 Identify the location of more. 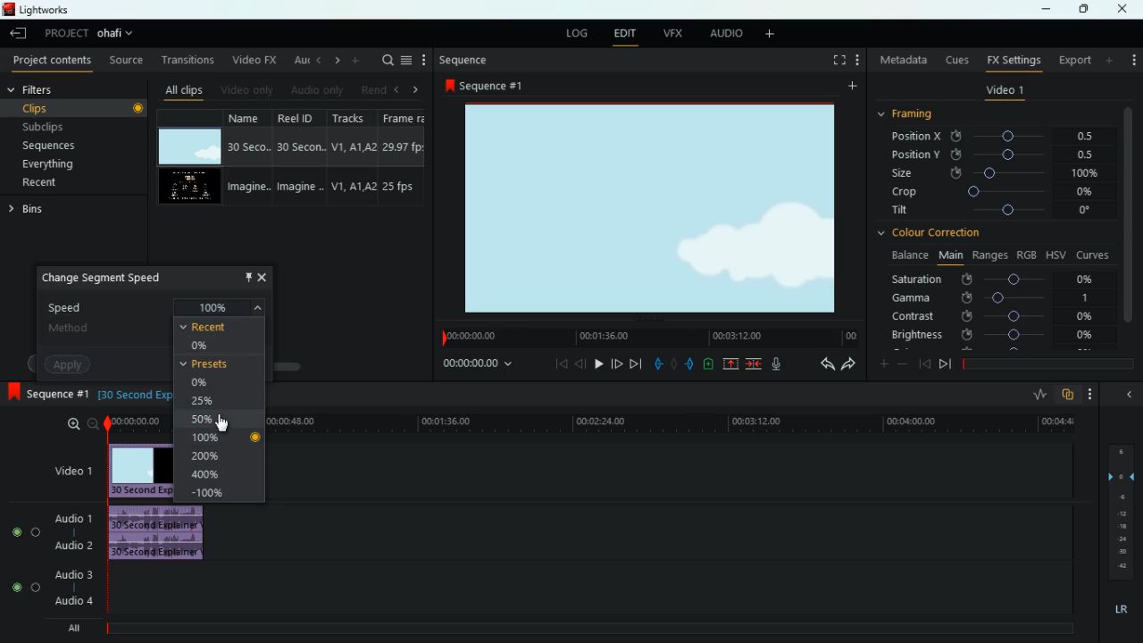
(773, 35).